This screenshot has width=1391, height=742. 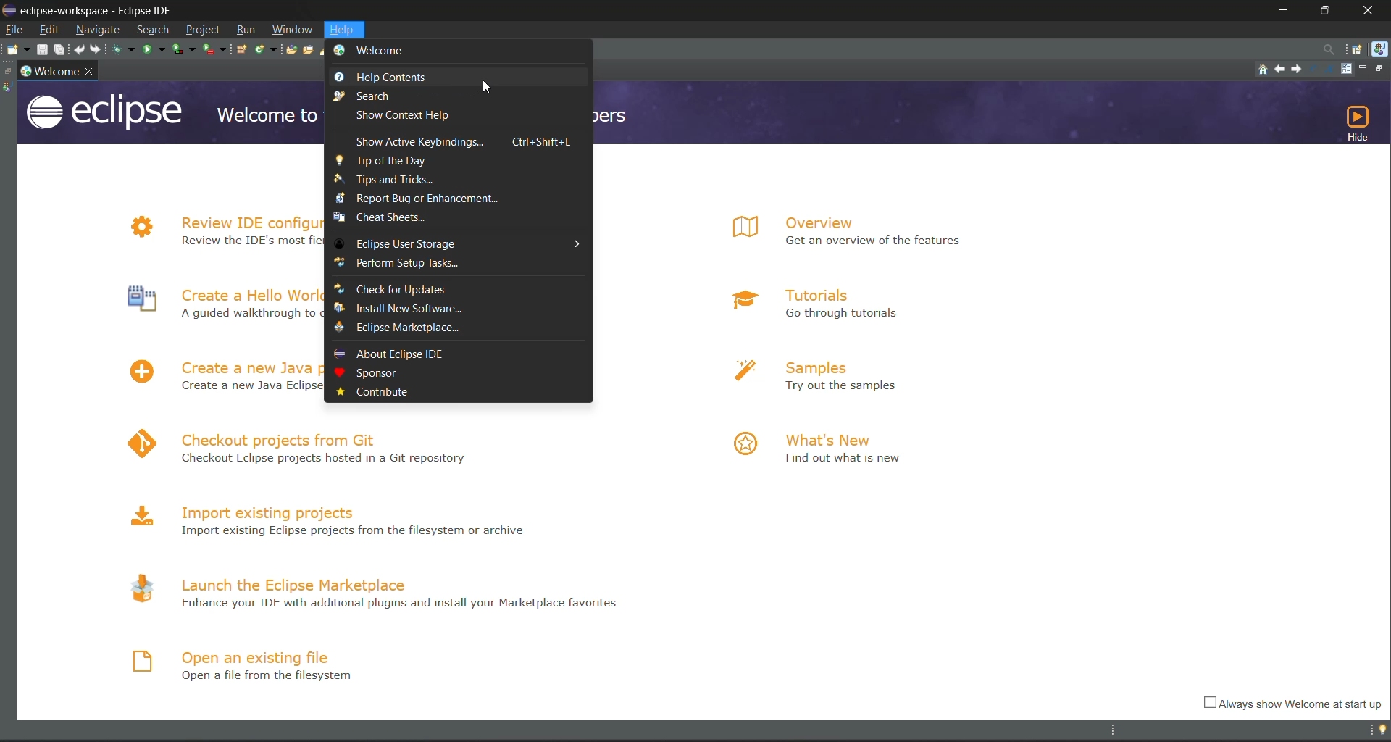 I want to click on search, so click(x=154, y=30).